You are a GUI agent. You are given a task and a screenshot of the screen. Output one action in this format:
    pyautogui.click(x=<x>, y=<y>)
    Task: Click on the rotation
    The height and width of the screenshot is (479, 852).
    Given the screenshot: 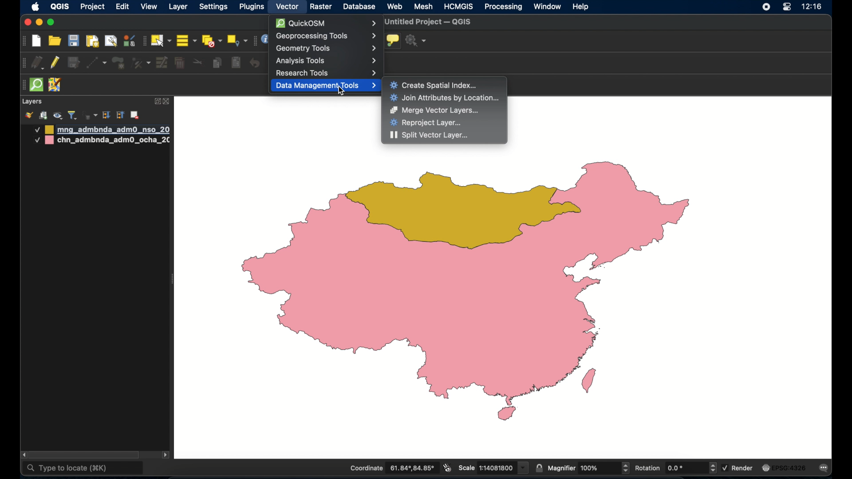 What is the action you would take?
    pyautogui.click(x=675, y=468)
    